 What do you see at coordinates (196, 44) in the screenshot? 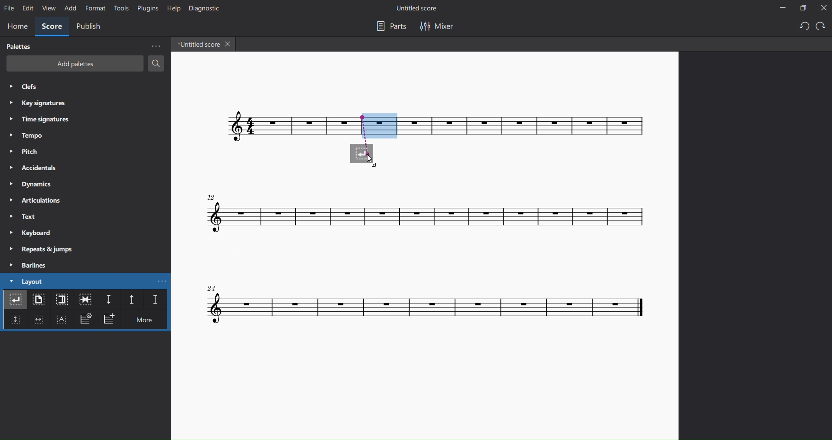
I see `tab name` at bounding box center [196, 44].